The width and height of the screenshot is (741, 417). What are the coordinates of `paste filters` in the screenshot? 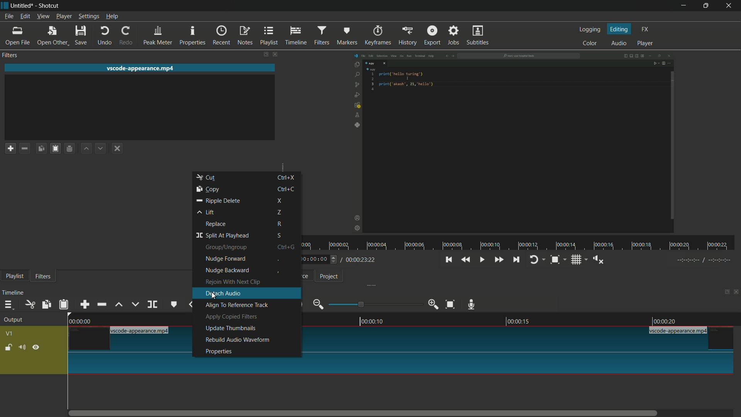 It's located at (55, 148).